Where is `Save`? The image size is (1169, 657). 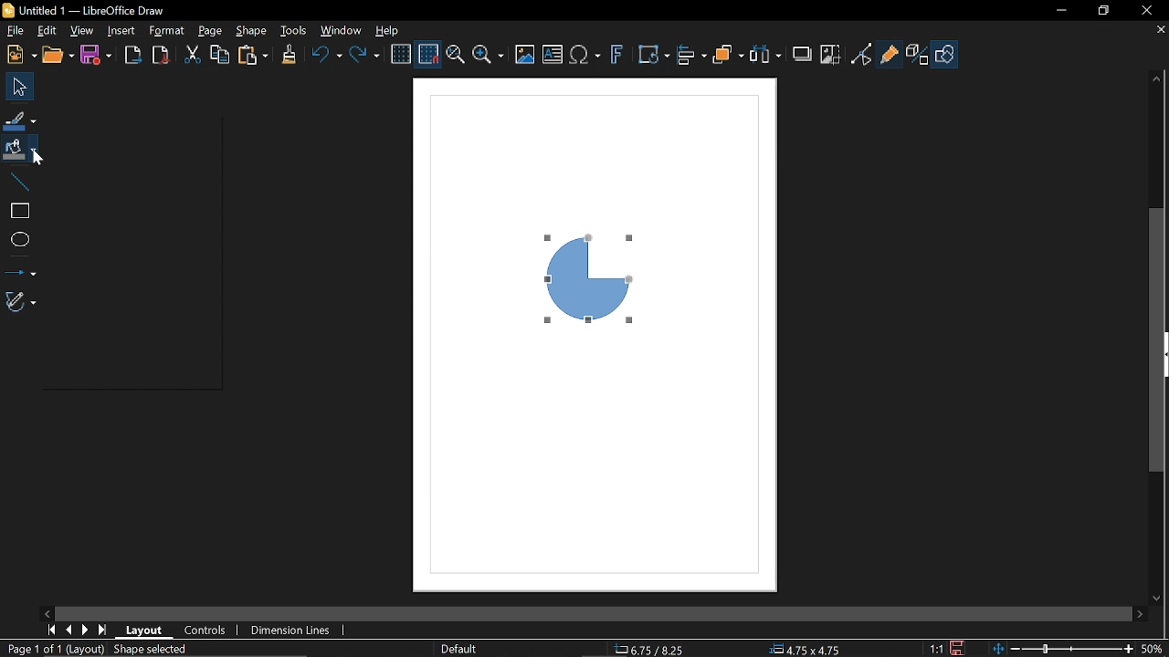 Save is located at coordinates (98, 54).